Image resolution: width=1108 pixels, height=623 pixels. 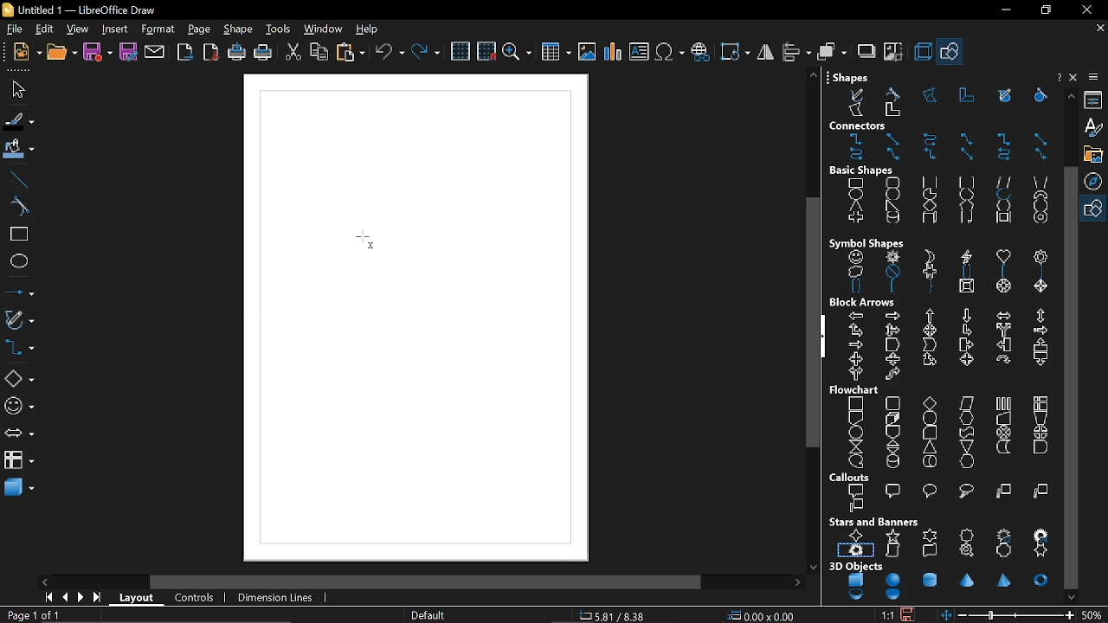 I want to click on 3d objects, so click(x=940, y=582).